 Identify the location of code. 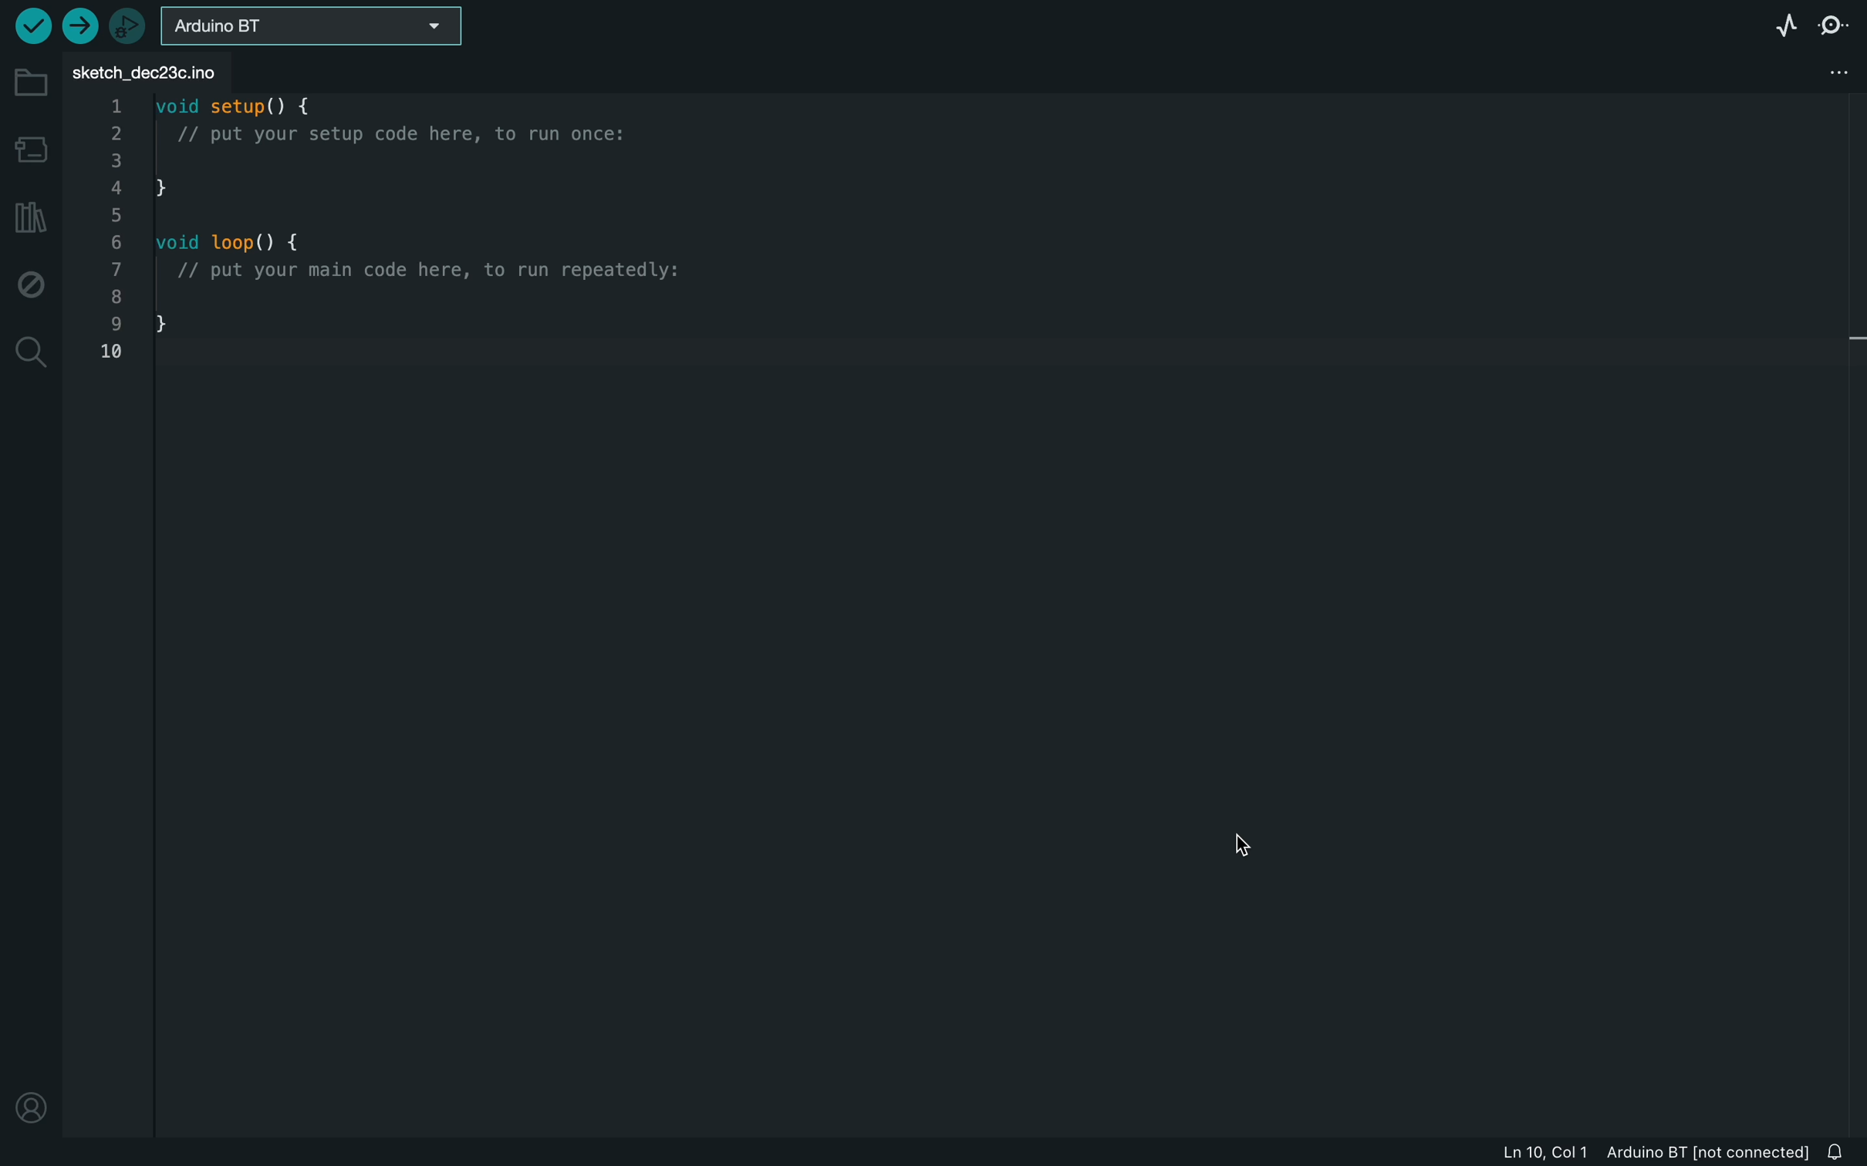
(381, 227).